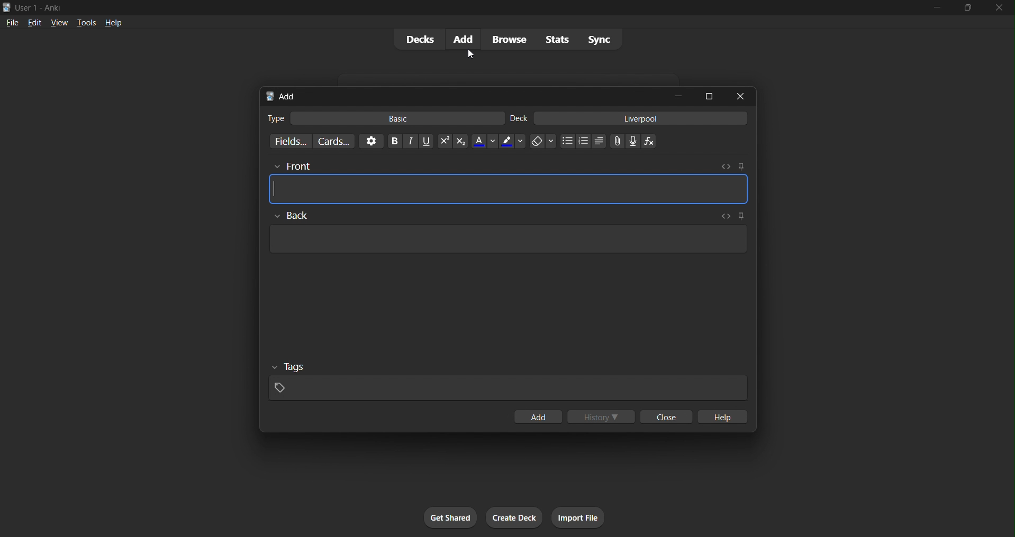 The height and width of the screenshot is (537, 1015). Describe the element at coordinates (737, 95) in the screenshot. I see `close` at that location.